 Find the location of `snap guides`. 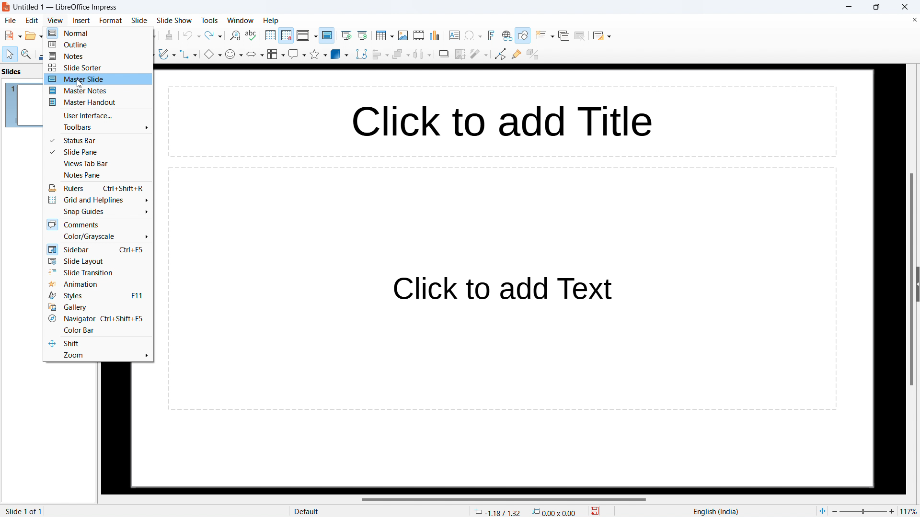

snap guides is located at coordinates (99, 212).